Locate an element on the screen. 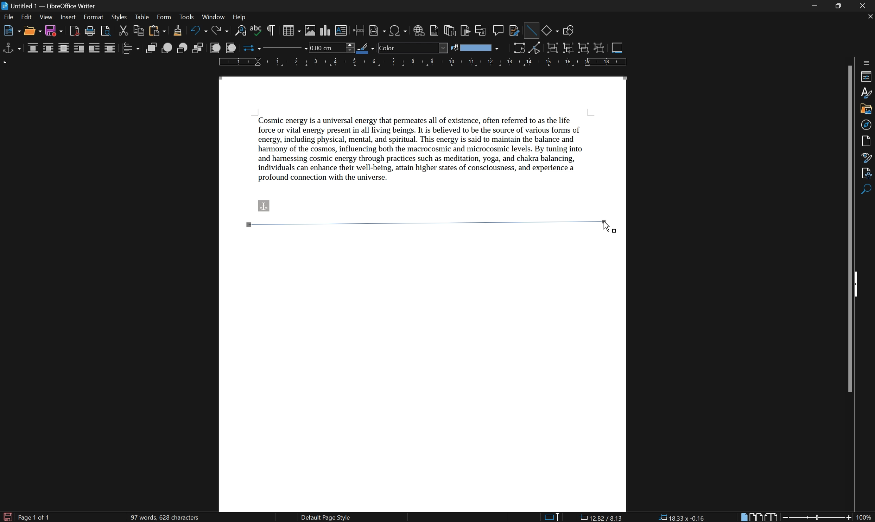 This screenshot has width=875, height=522. Symbol is located at coordinates (264, 206).